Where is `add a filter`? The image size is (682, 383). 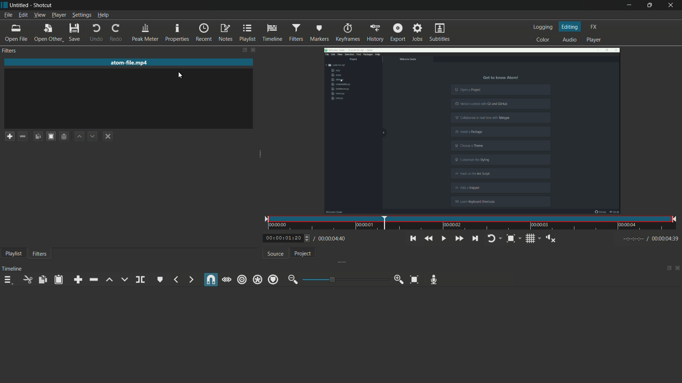 add a filter is located at coordinates (9, 137).